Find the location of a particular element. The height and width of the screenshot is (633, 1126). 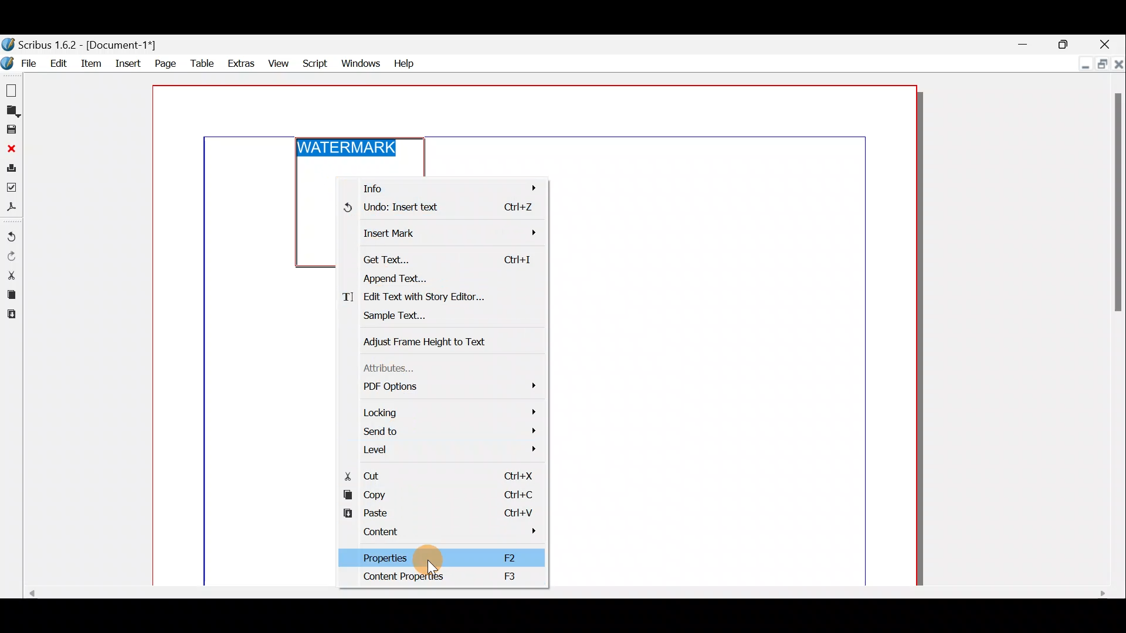

Script is located at coordinates (316, 62).